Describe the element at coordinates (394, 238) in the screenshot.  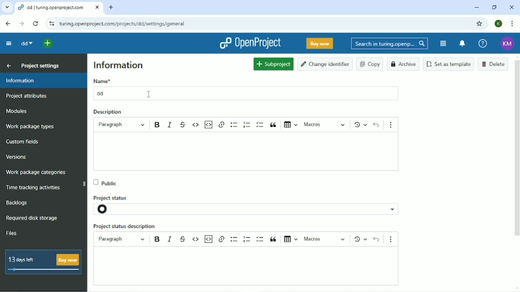
I see `show more items` at that location.